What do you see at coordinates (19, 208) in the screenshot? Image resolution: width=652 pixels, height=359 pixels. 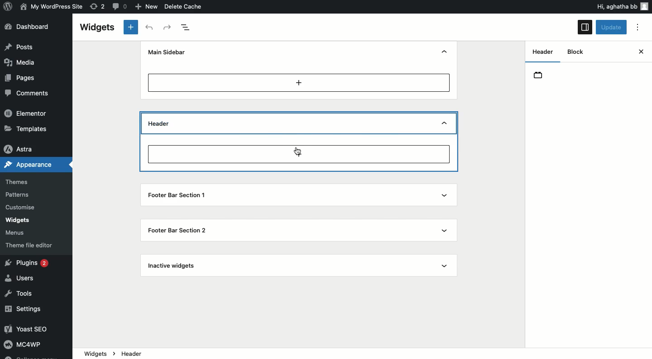 I see `Customise` at bounding box center [19, 208].